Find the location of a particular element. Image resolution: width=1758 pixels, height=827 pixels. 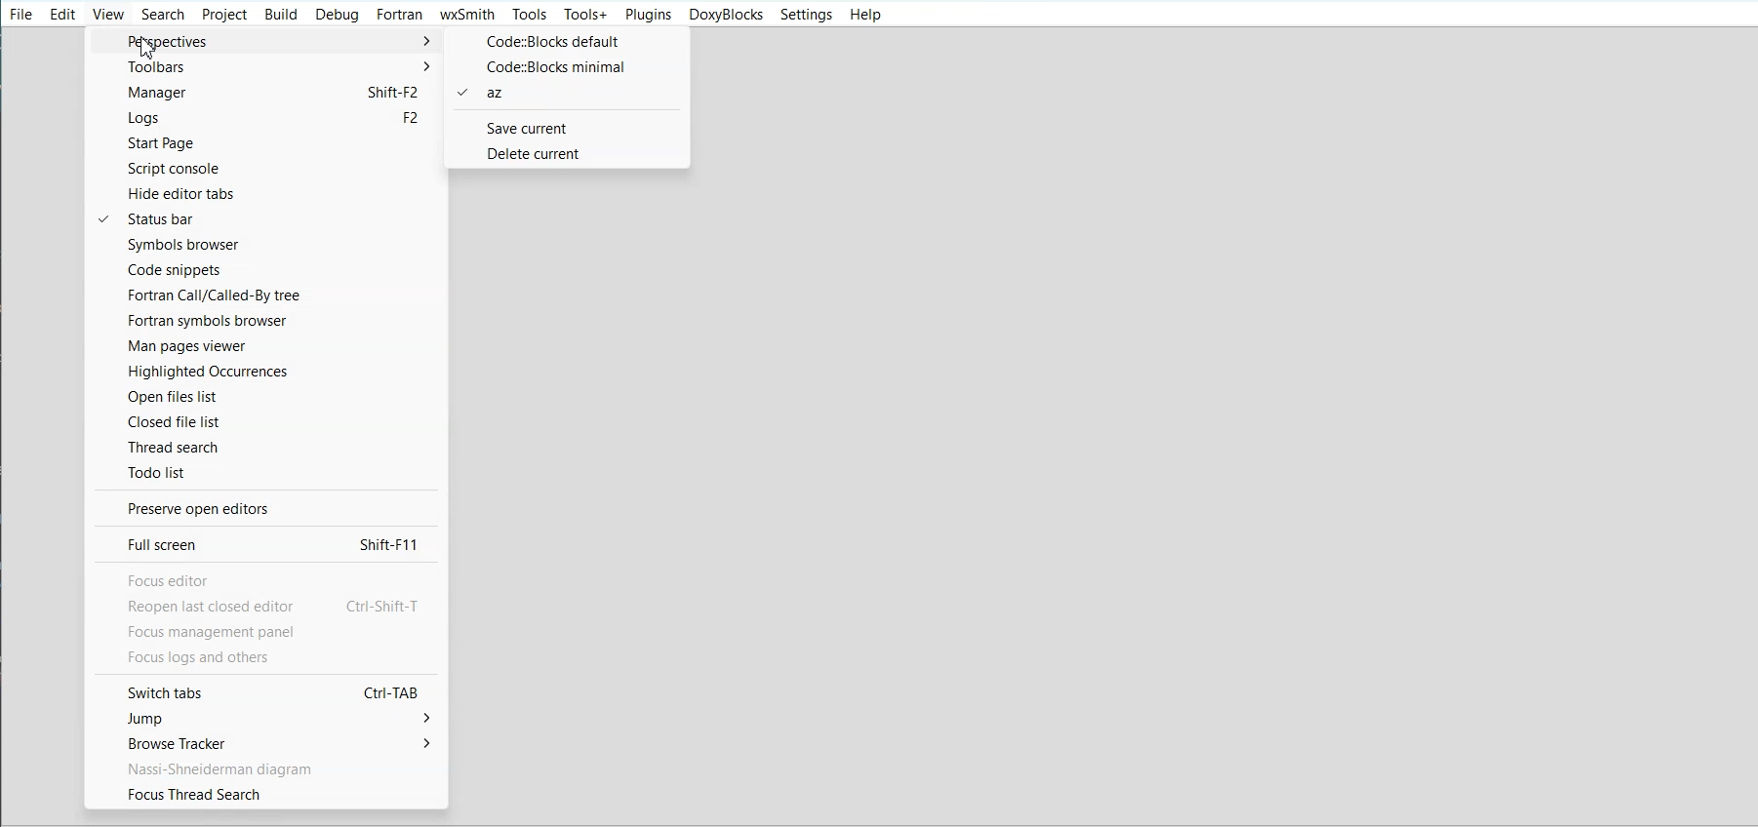

Code:: Blocks default is located at coordinates (563, 43).